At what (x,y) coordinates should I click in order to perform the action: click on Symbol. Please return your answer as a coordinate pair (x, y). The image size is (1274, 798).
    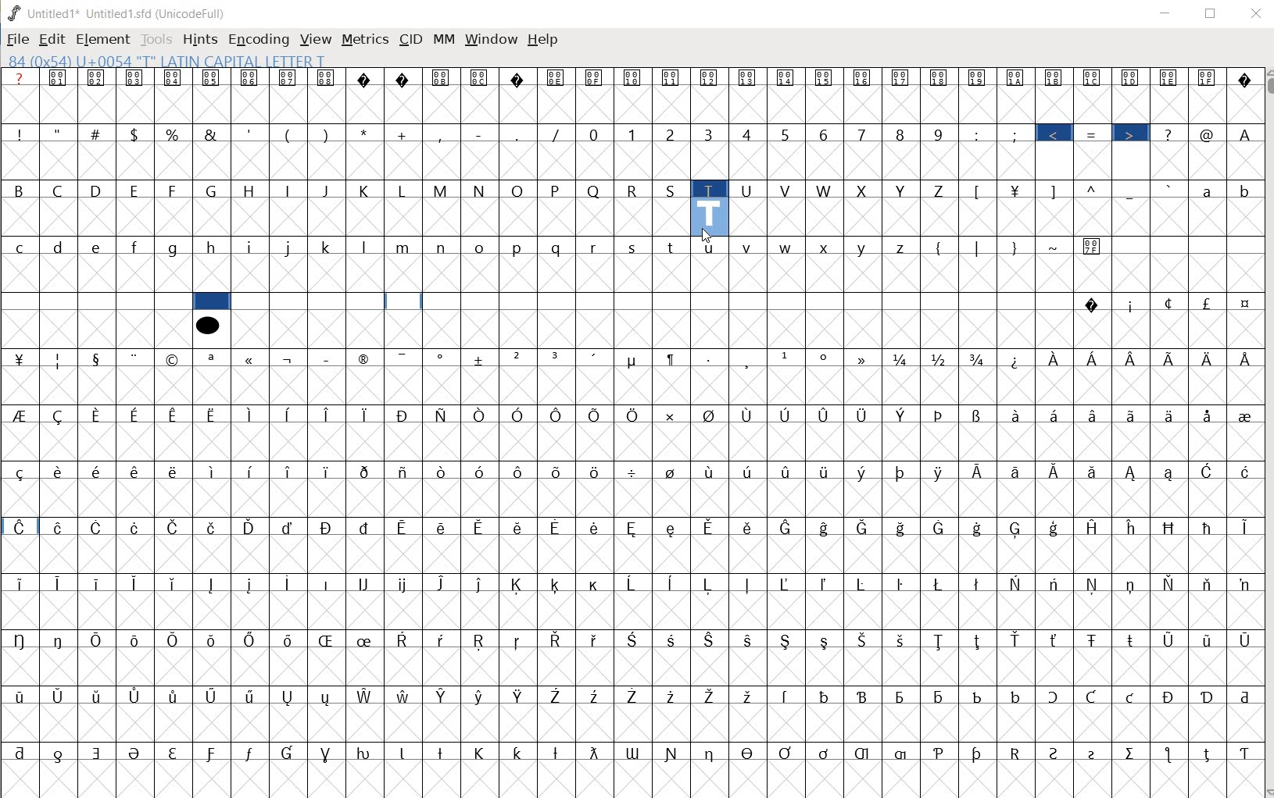
    Looking at the image, I should click on (406, 585).